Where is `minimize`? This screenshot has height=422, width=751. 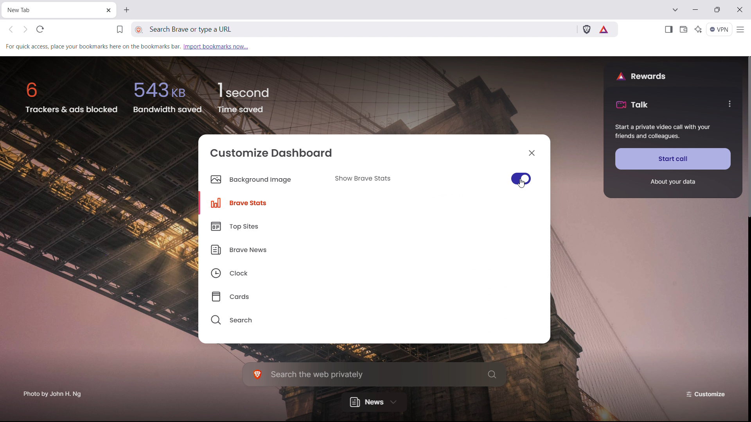
minimize is located at coordinates (696, 9).